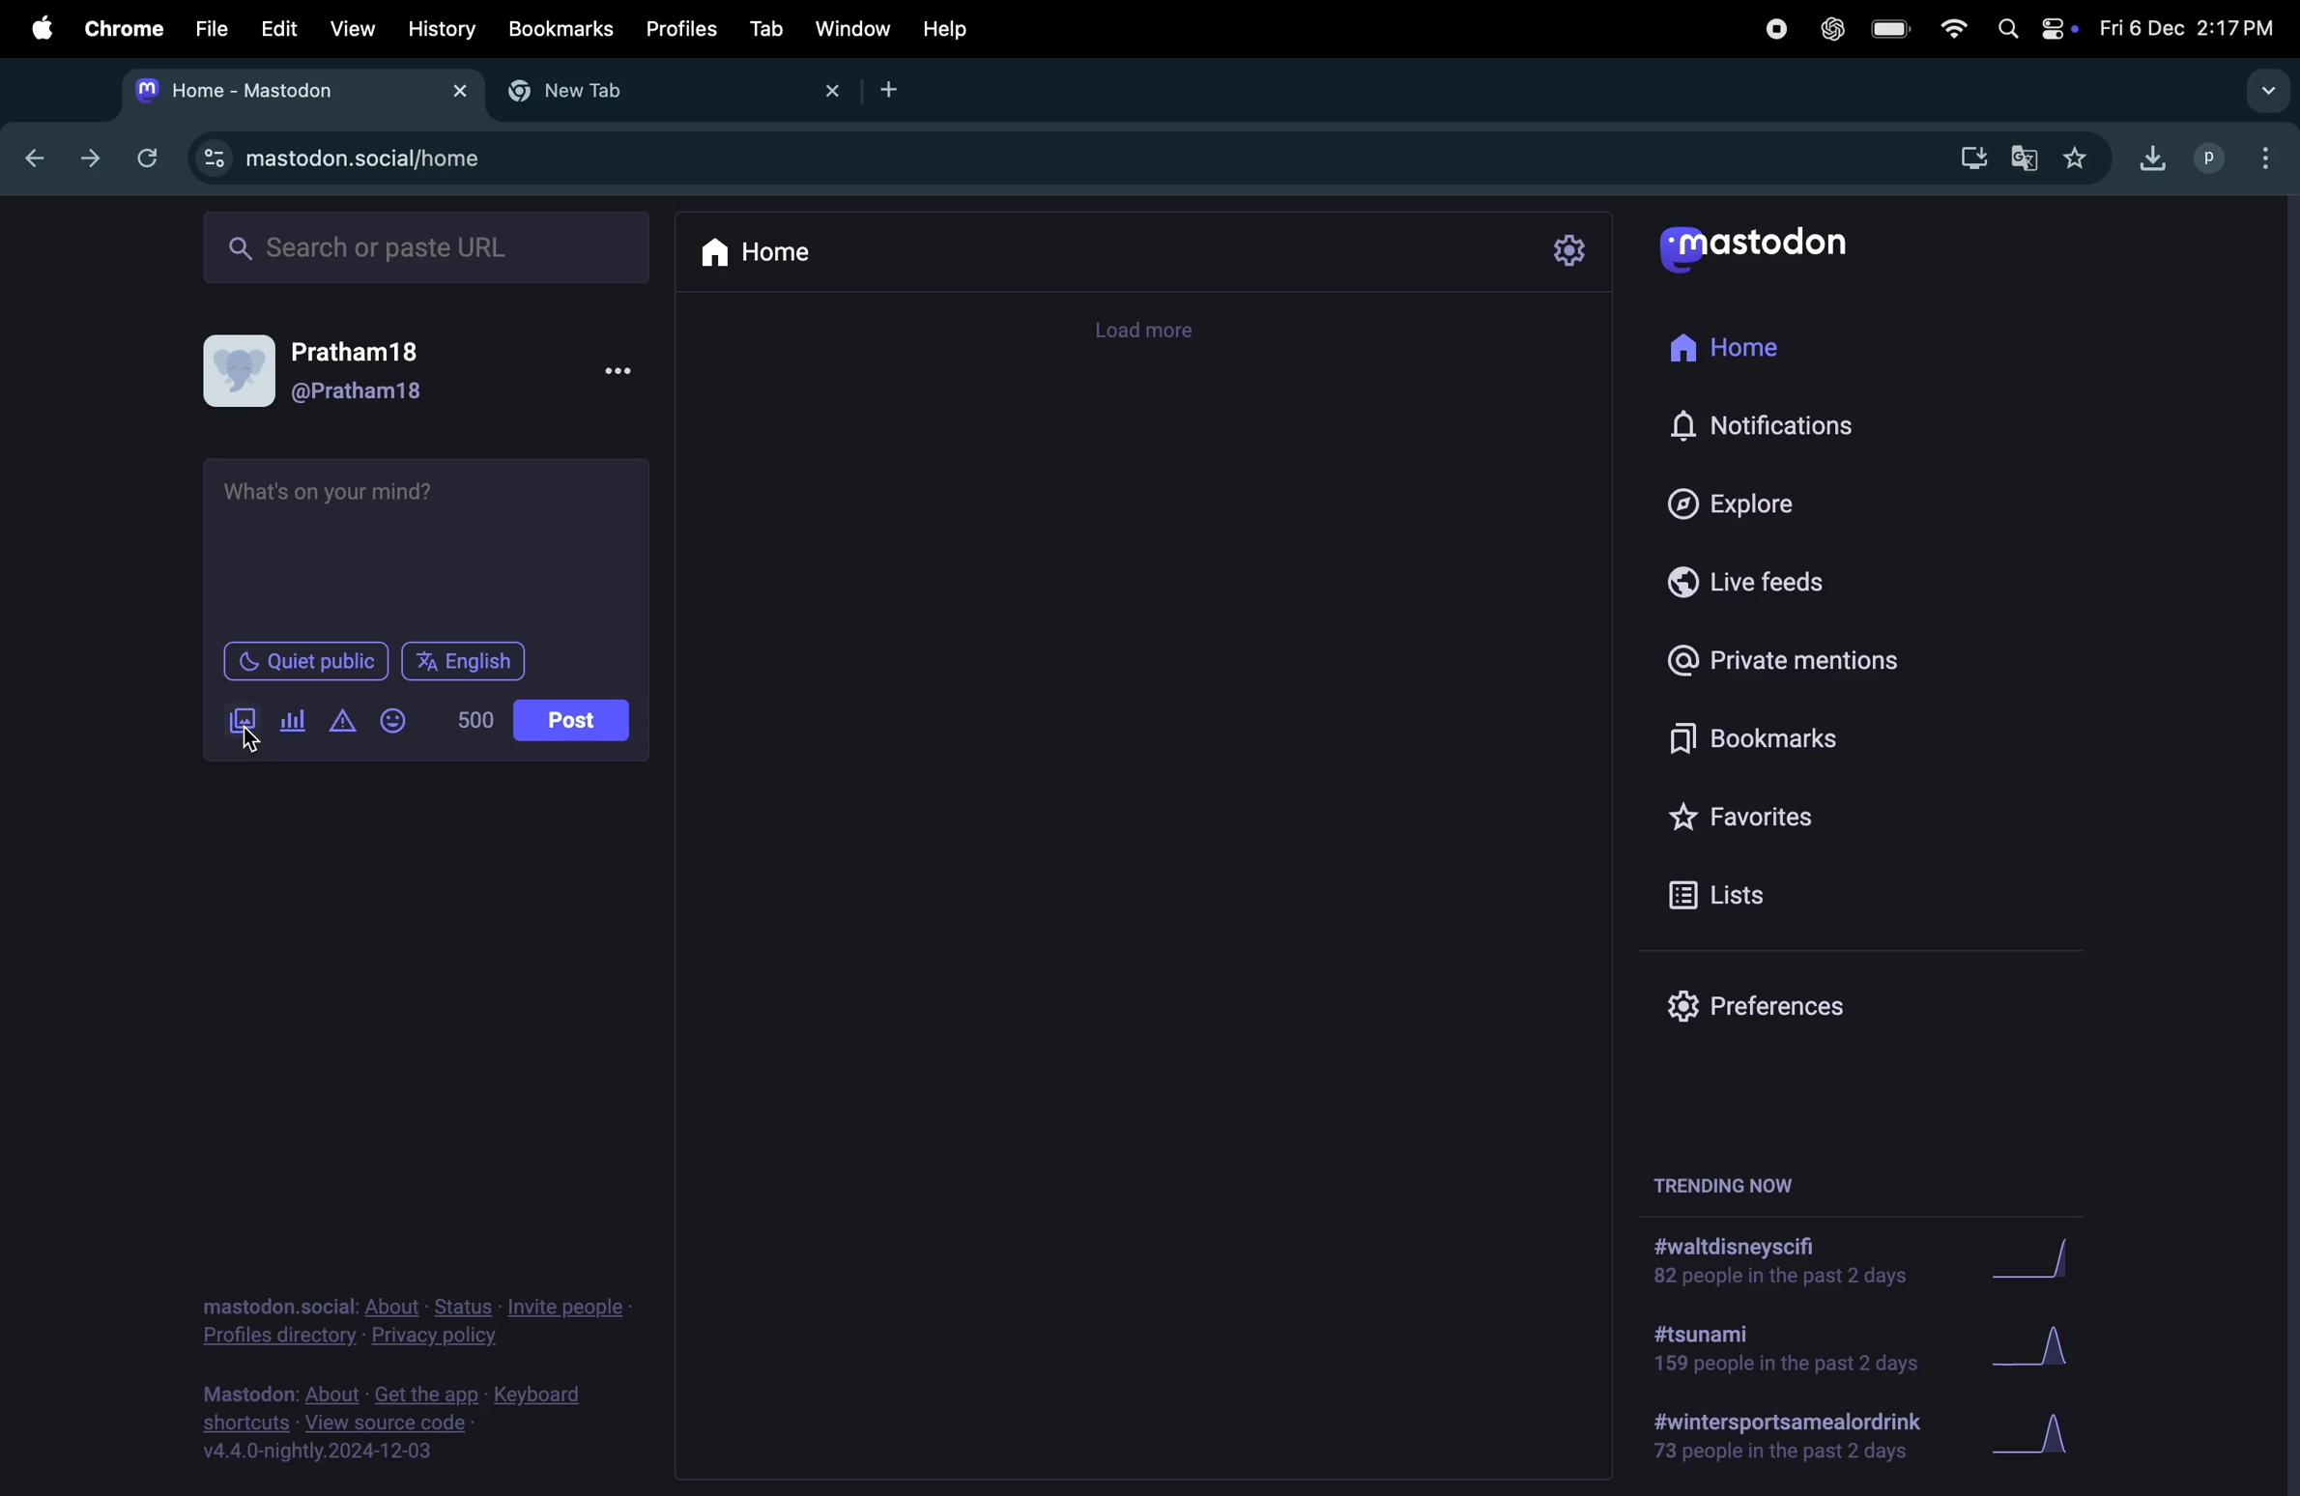  I want to click on trending now, so click(1726, 1186).